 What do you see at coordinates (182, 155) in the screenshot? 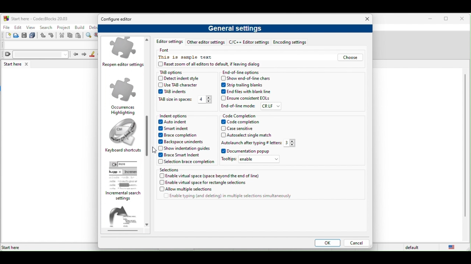
I see `brace smart indent` at bounding box center [182, 155].